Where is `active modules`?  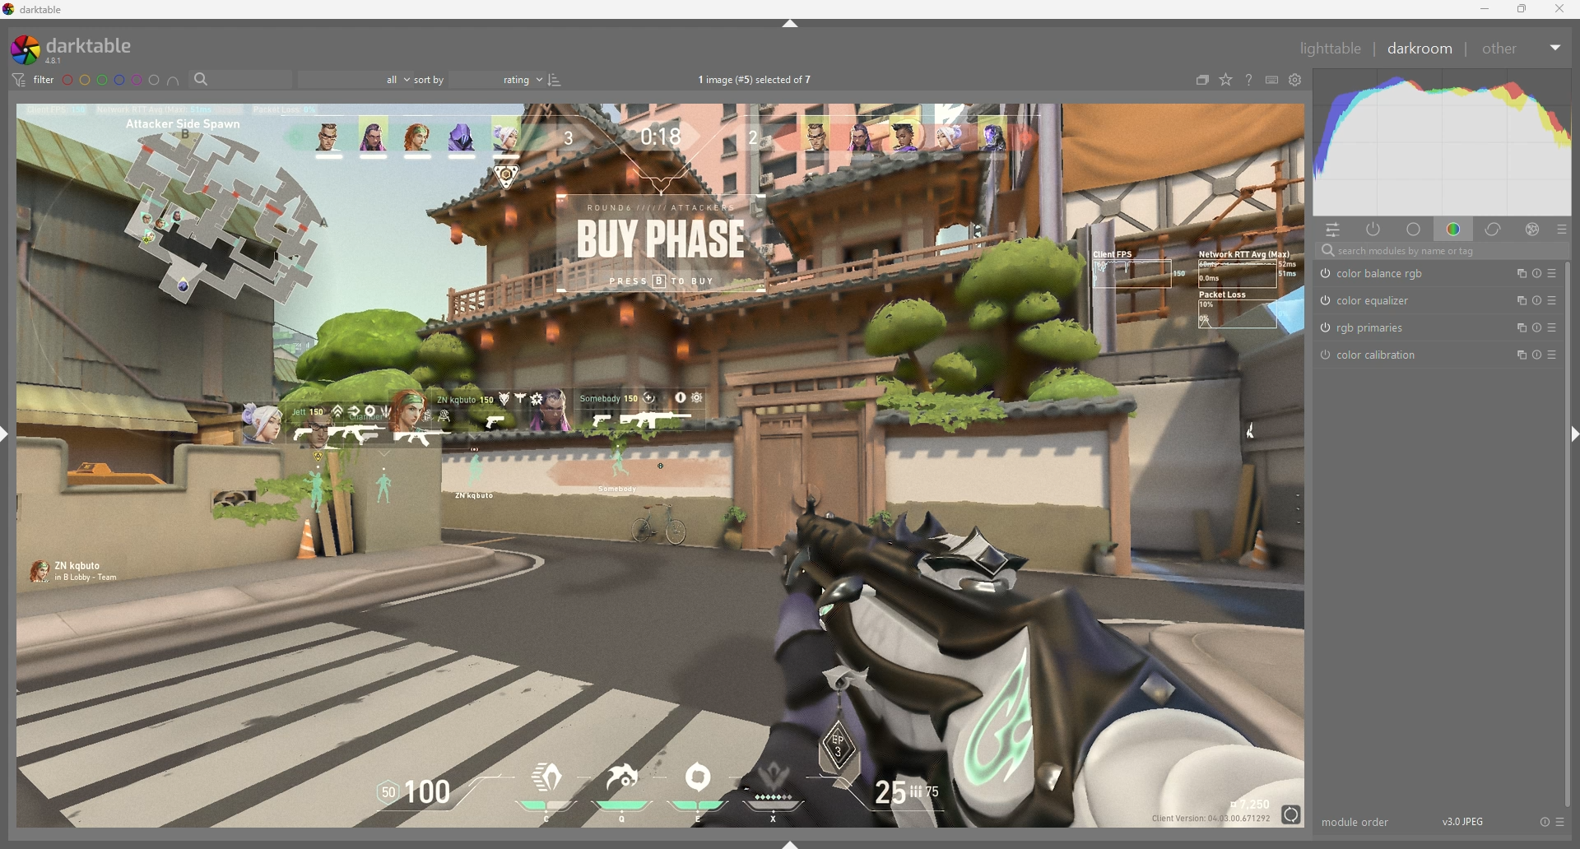 active modules is located at coordinates (1375, 230).